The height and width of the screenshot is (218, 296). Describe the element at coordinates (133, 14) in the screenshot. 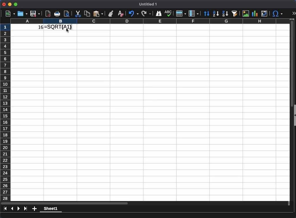

I see `undo` at that location.